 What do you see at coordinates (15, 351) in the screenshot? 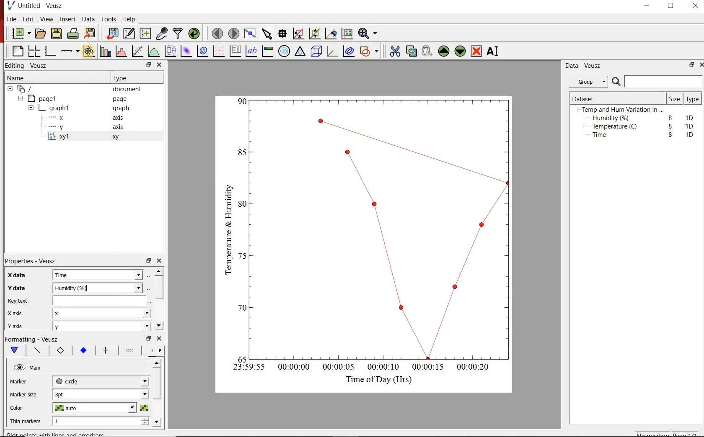
I see `main formatting` at bounding box center [15, 351].